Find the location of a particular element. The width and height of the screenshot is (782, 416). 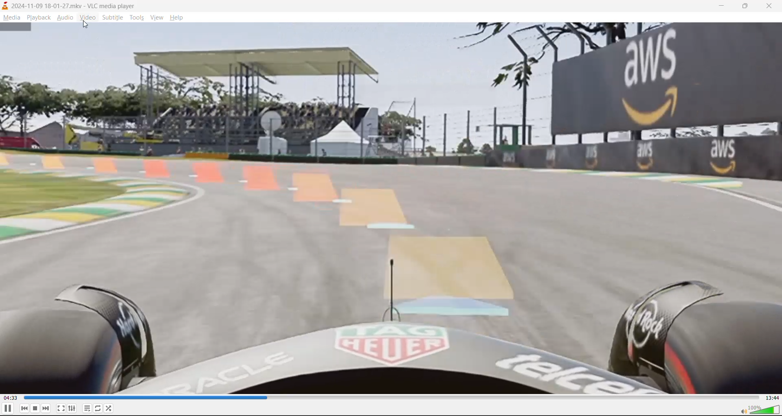

settings is located at coordinates (71, 408).